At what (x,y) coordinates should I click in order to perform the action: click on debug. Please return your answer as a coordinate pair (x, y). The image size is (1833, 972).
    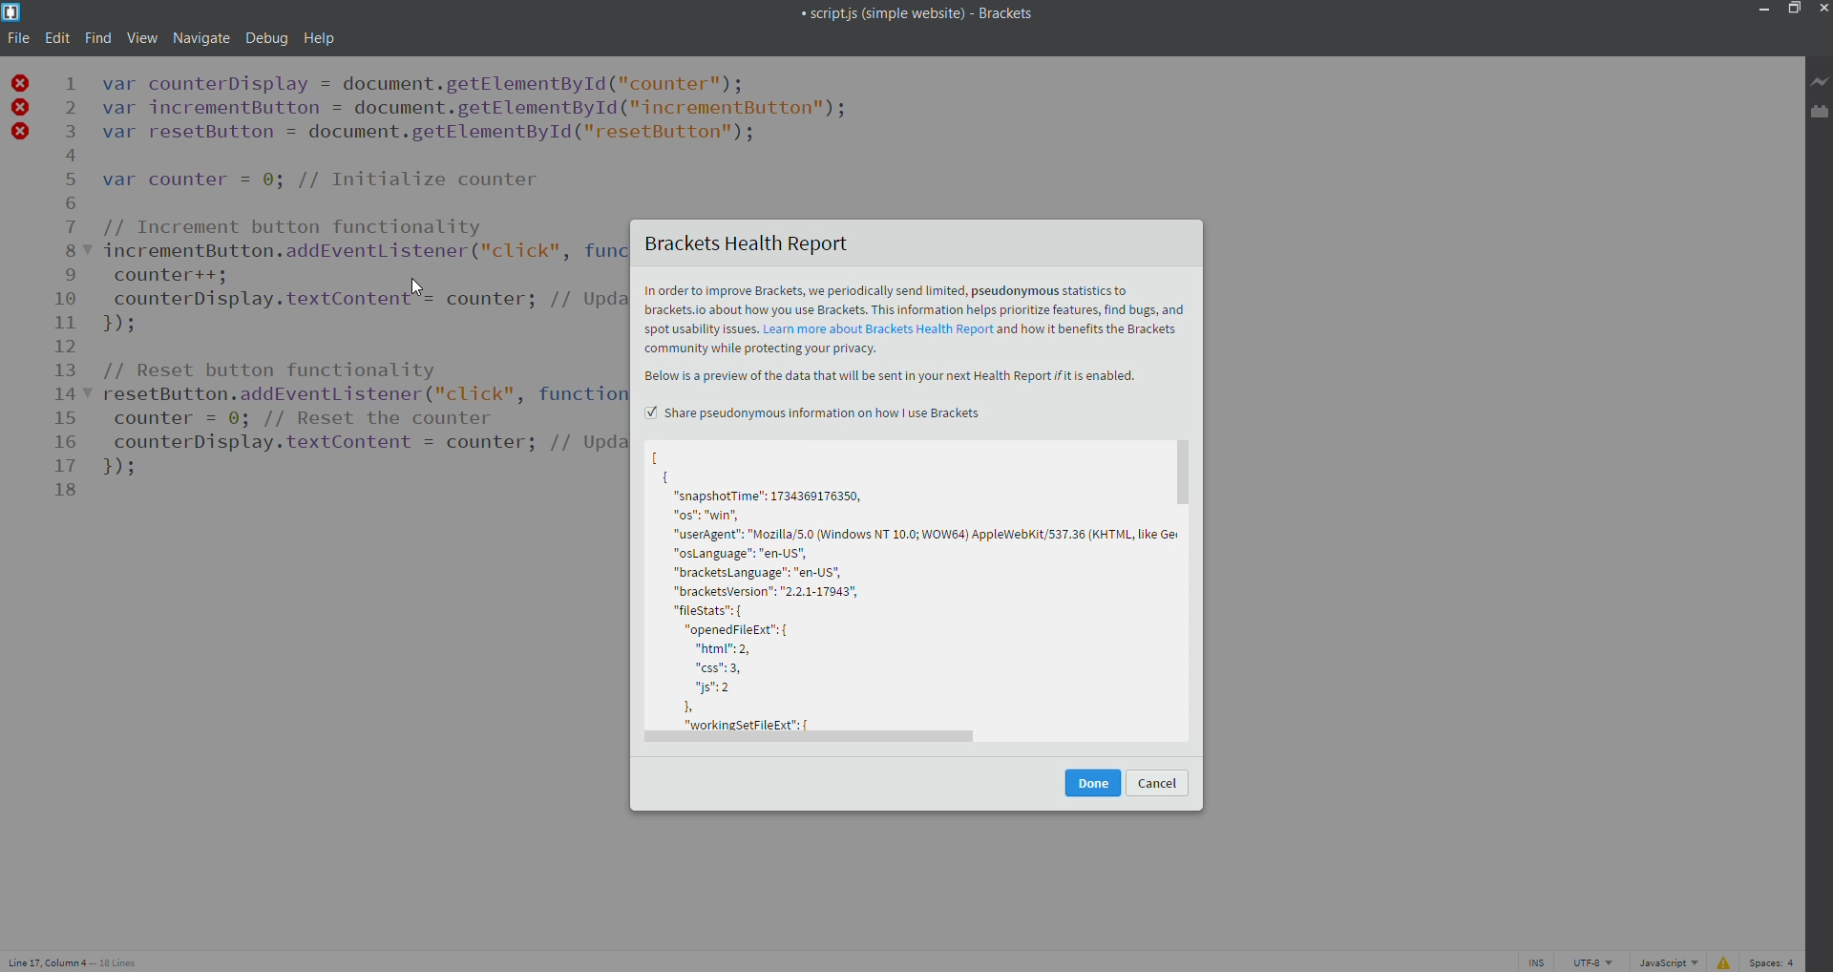
    Looking at the image, I should click on (269, 37).